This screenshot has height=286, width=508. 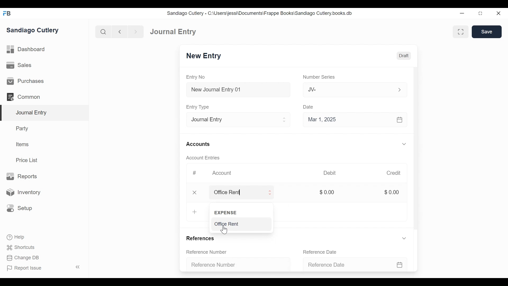 I want to click on Number Series, so click(x=318, y=77).